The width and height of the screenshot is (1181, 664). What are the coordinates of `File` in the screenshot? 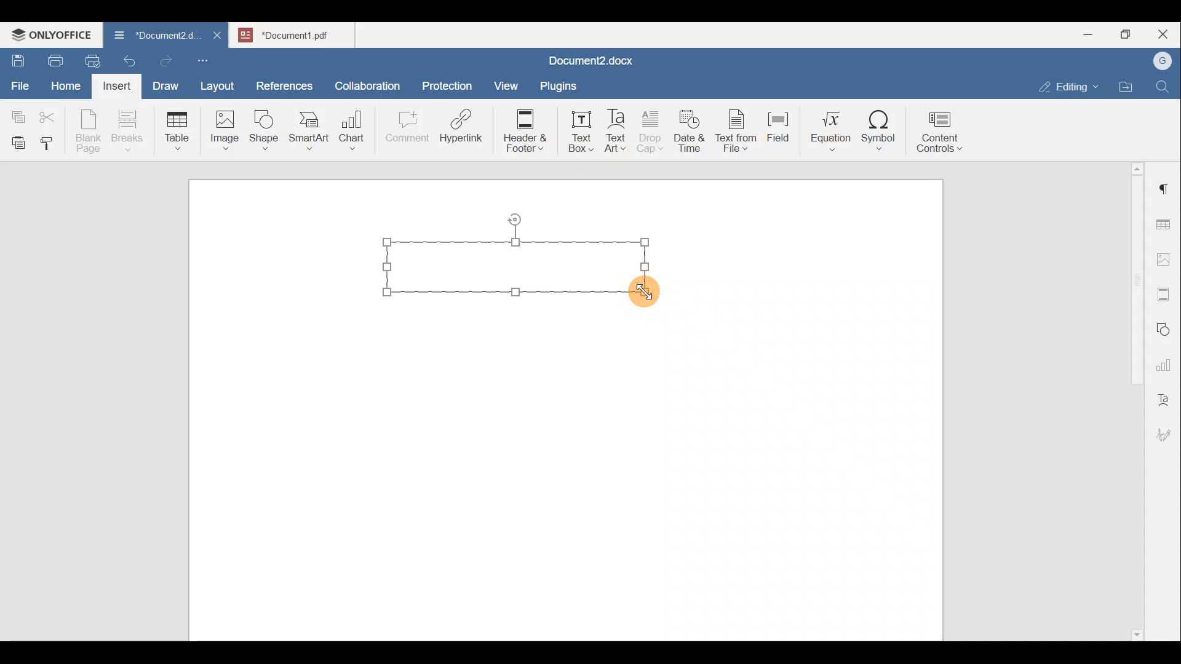 It's located at (21, 82).